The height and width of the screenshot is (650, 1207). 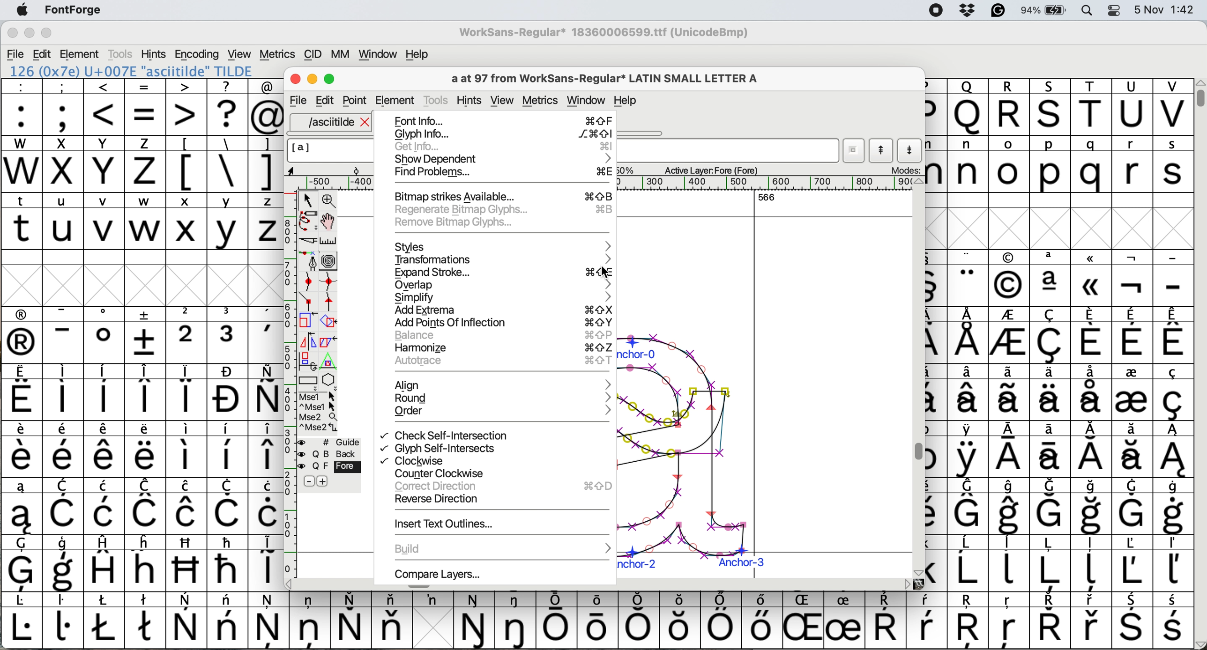 I want to click on current word list, so click(x=854, y=152).